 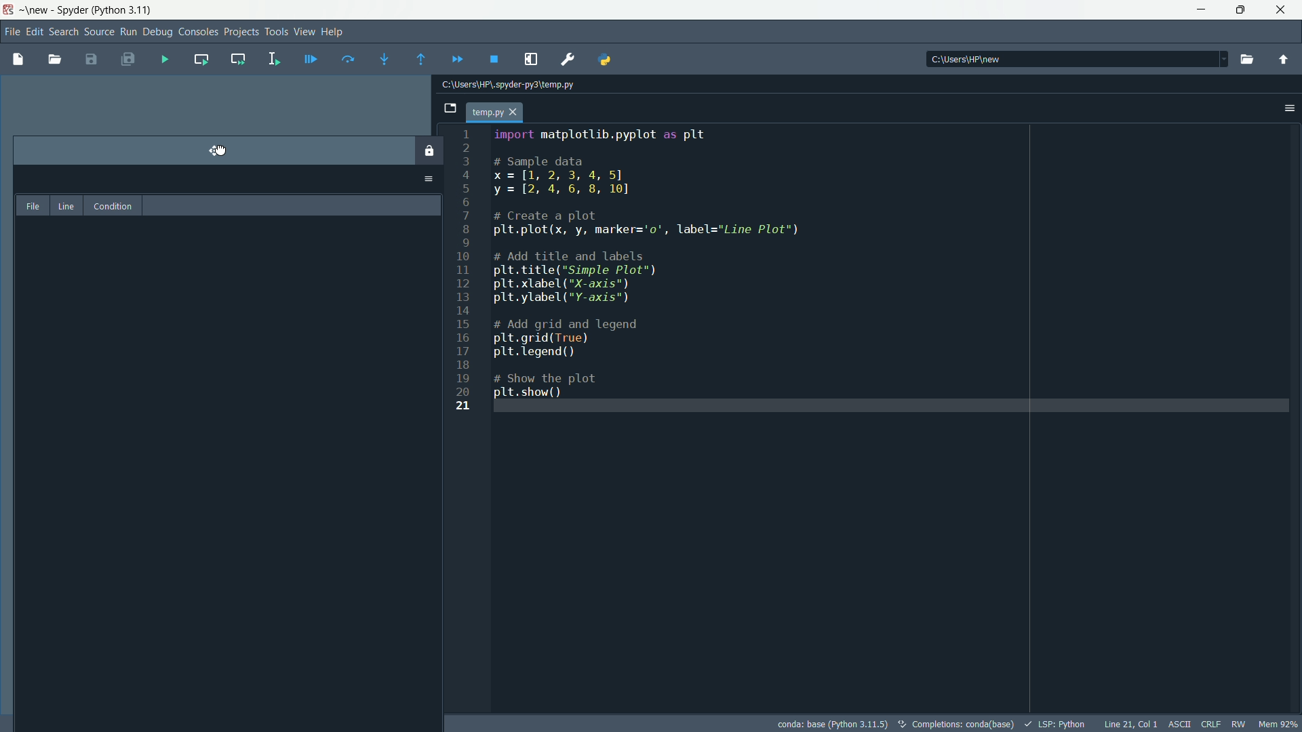 What do you see at coordinates (495, 60) in the screenshot?
I see `stop debugging ` at bounding box center [495, 60].